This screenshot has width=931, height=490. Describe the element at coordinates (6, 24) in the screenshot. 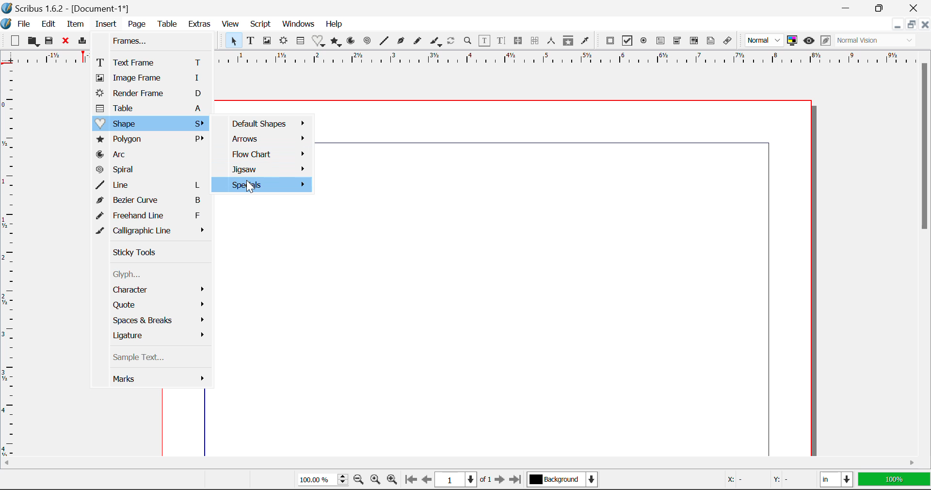

I see `Scribus Logo` at that location.